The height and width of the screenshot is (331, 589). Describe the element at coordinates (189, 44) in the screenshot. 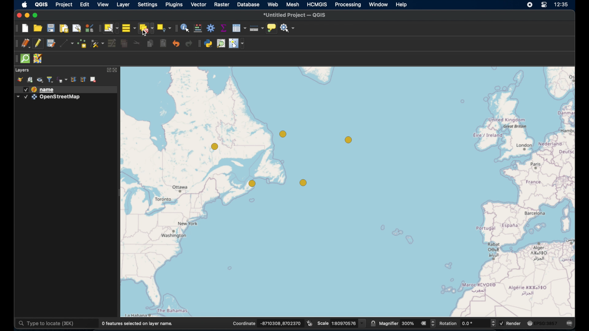

I see `redo` at that location.